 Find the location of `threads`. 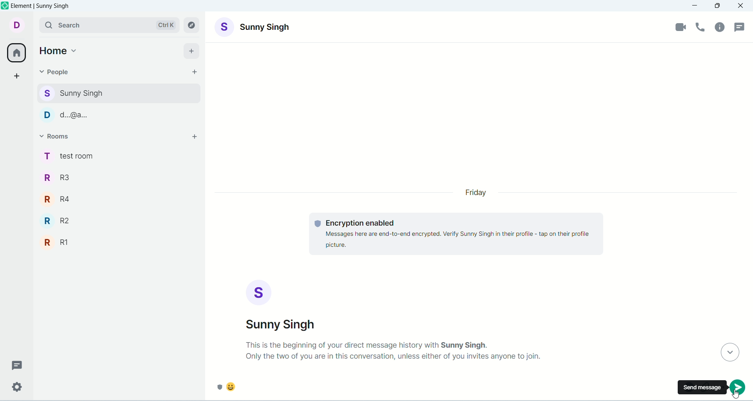

threads is located at coordinates (15, 365).